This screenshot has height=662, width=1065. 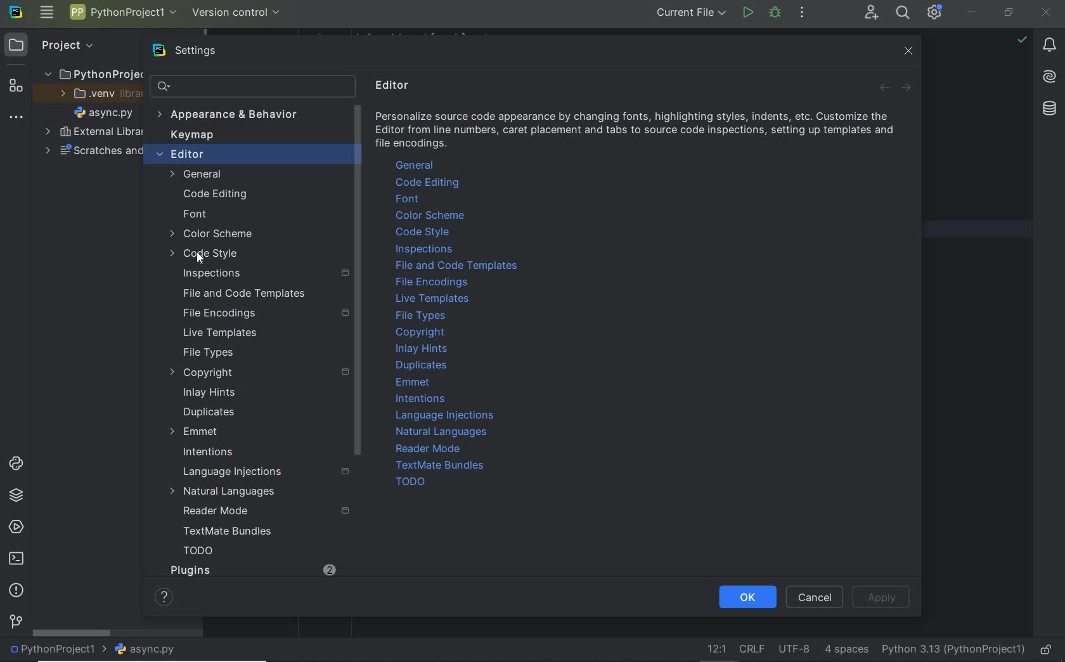 What do you see at coordinates (16, 118) in the screenshot?
I see `more tool windows` at bounding box center [16, 118].